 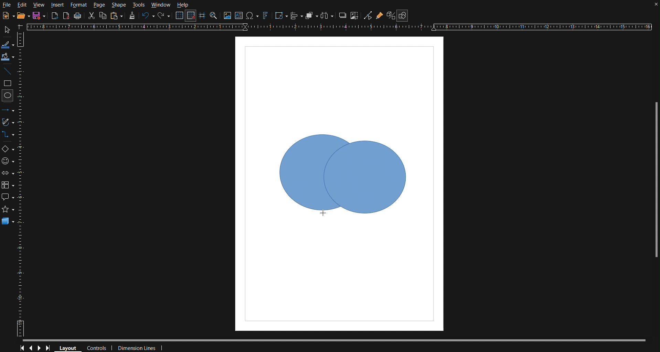 I want to click on Export, so click(x=55, y=16).